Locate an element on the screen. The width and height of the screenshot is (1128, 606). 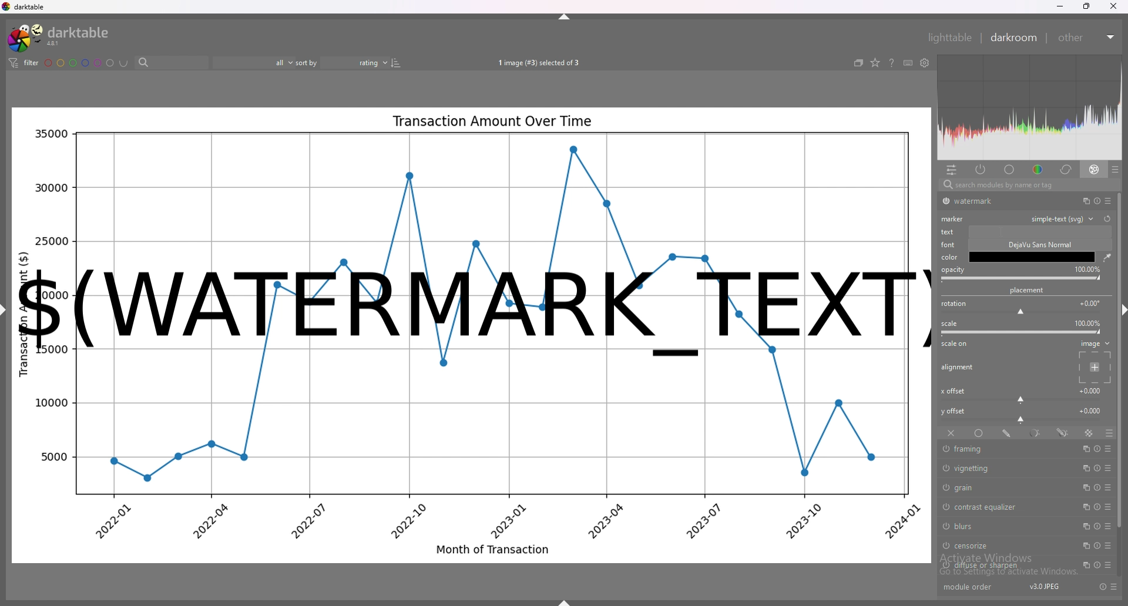
raster mask is located at coordinates (1089, 433).